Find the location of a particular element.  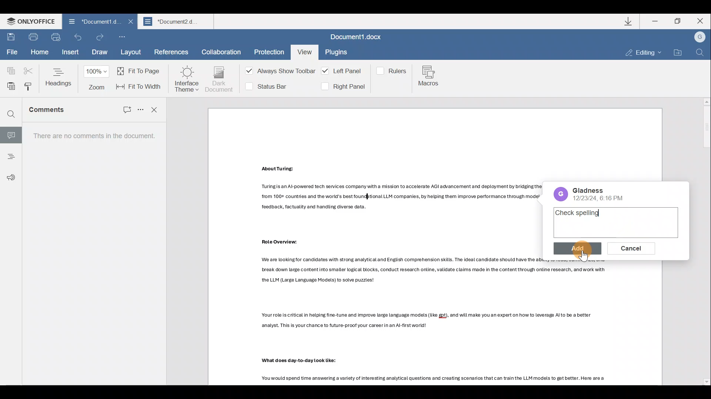

There are no comments in the document is located at coordinates (91, 254).